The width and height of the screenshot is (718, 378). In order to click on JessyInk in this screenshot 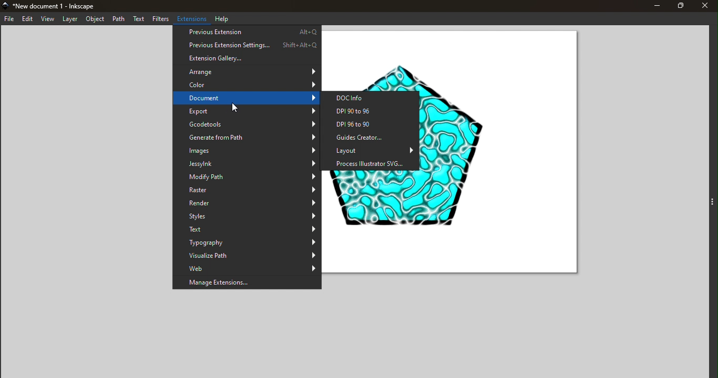, I will do `click(246, 163)`.